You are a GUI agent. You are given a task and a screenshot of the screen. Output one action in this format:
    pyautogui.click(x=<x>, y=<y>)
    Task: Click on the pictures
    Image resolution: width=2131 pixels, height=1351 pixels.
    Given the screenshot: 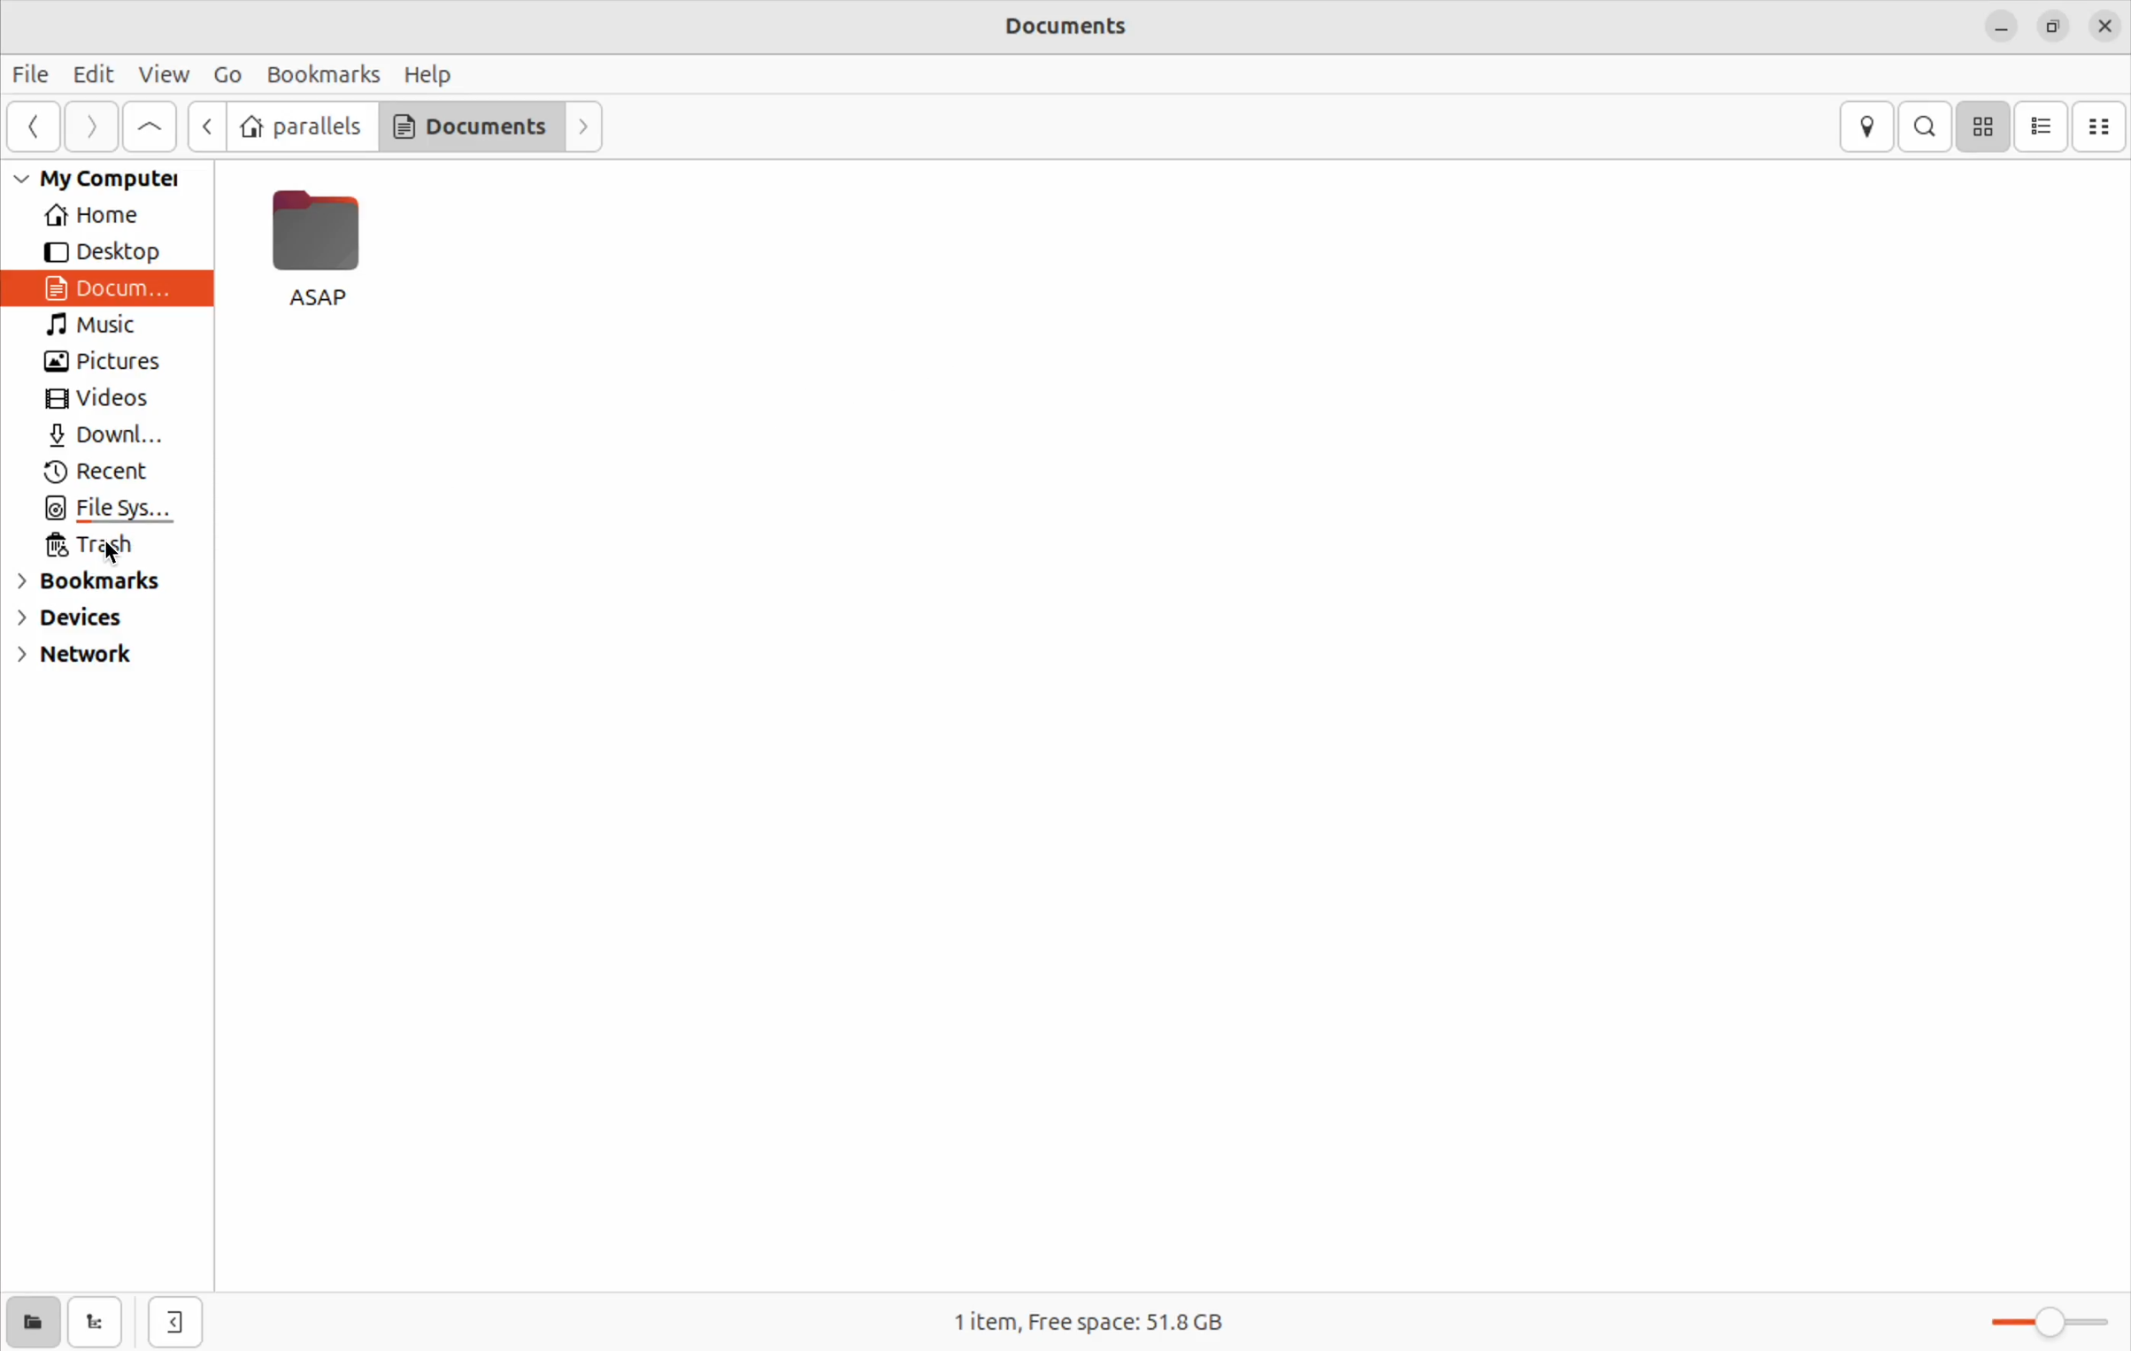 What is the action you would take?
    pyautogui.click(x=103, y=363)
    